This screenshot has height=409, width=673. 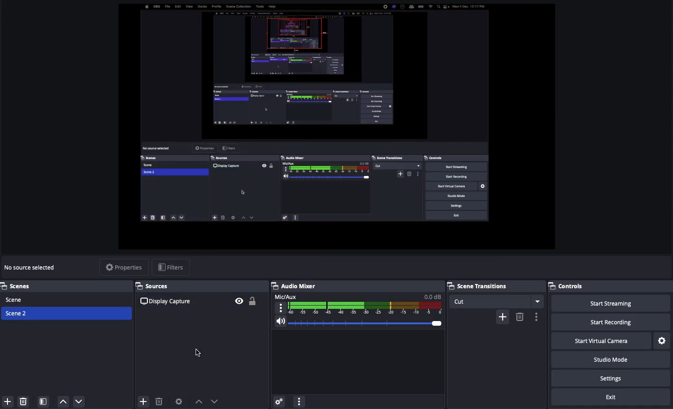 What do you see at coordinates (600, 340) in the screenshot?
I see `Start virtual camera` at bounding box center [600, 340].